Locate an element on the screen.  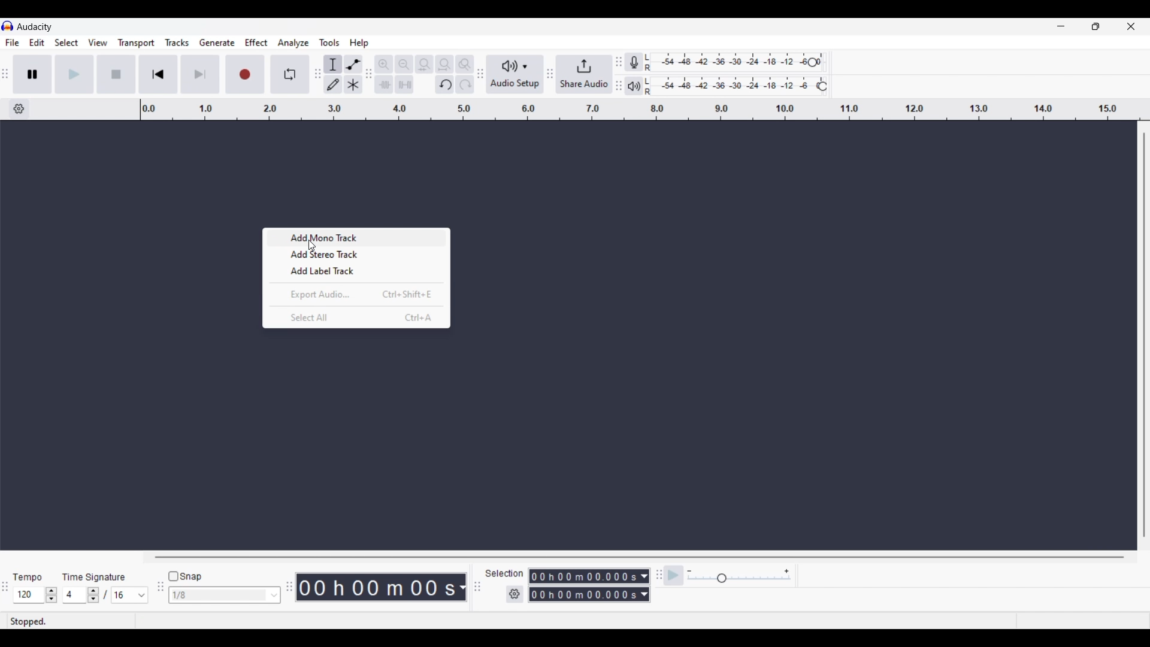
Increase/Decrease tempo is located at coordinates (52, 595).